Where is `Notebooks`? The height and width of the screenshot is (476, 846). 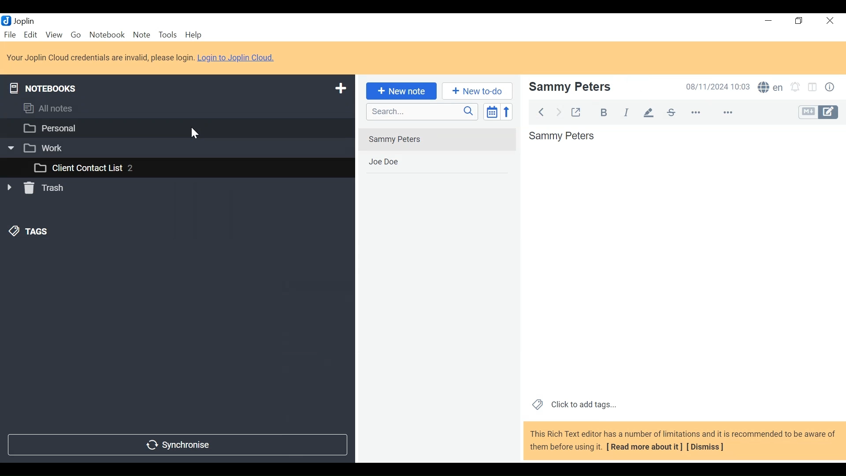 Notebooks is located at coordinates (42, 88).